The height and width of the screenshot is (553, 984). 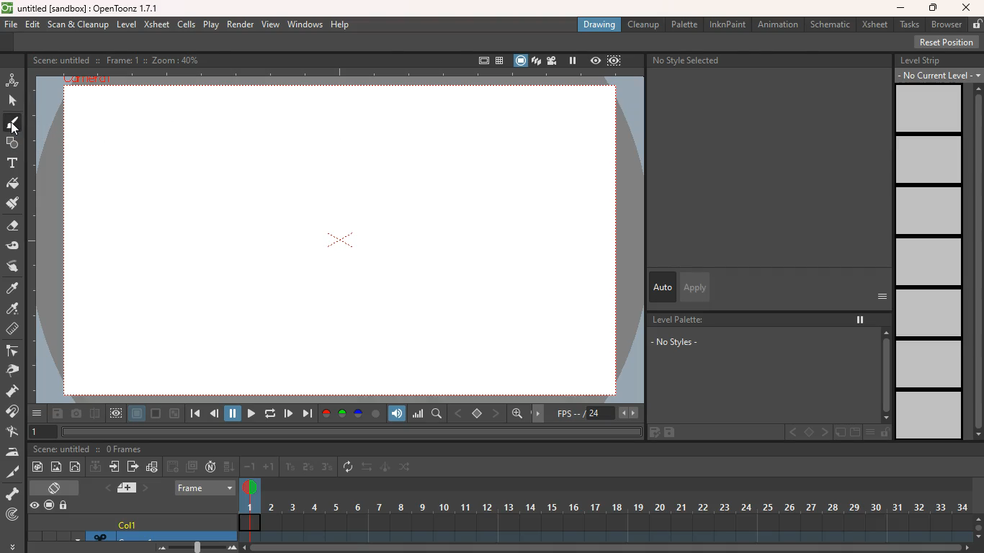 What do you see at coordinates (840, 433) in the screenshot?
I see `new page` at bounding box center [840, 433].